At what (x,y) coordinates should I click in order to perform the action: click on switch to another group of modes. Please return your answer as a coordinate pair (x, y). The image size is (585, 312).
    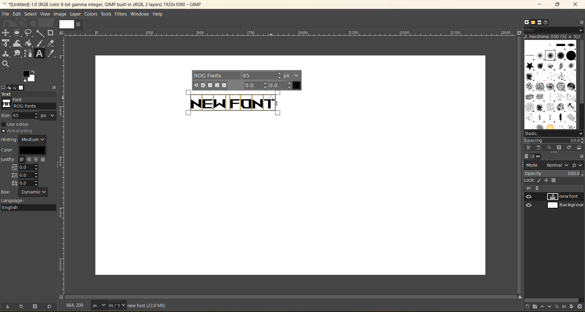
    Looking at the image, I should click on (578, 165).